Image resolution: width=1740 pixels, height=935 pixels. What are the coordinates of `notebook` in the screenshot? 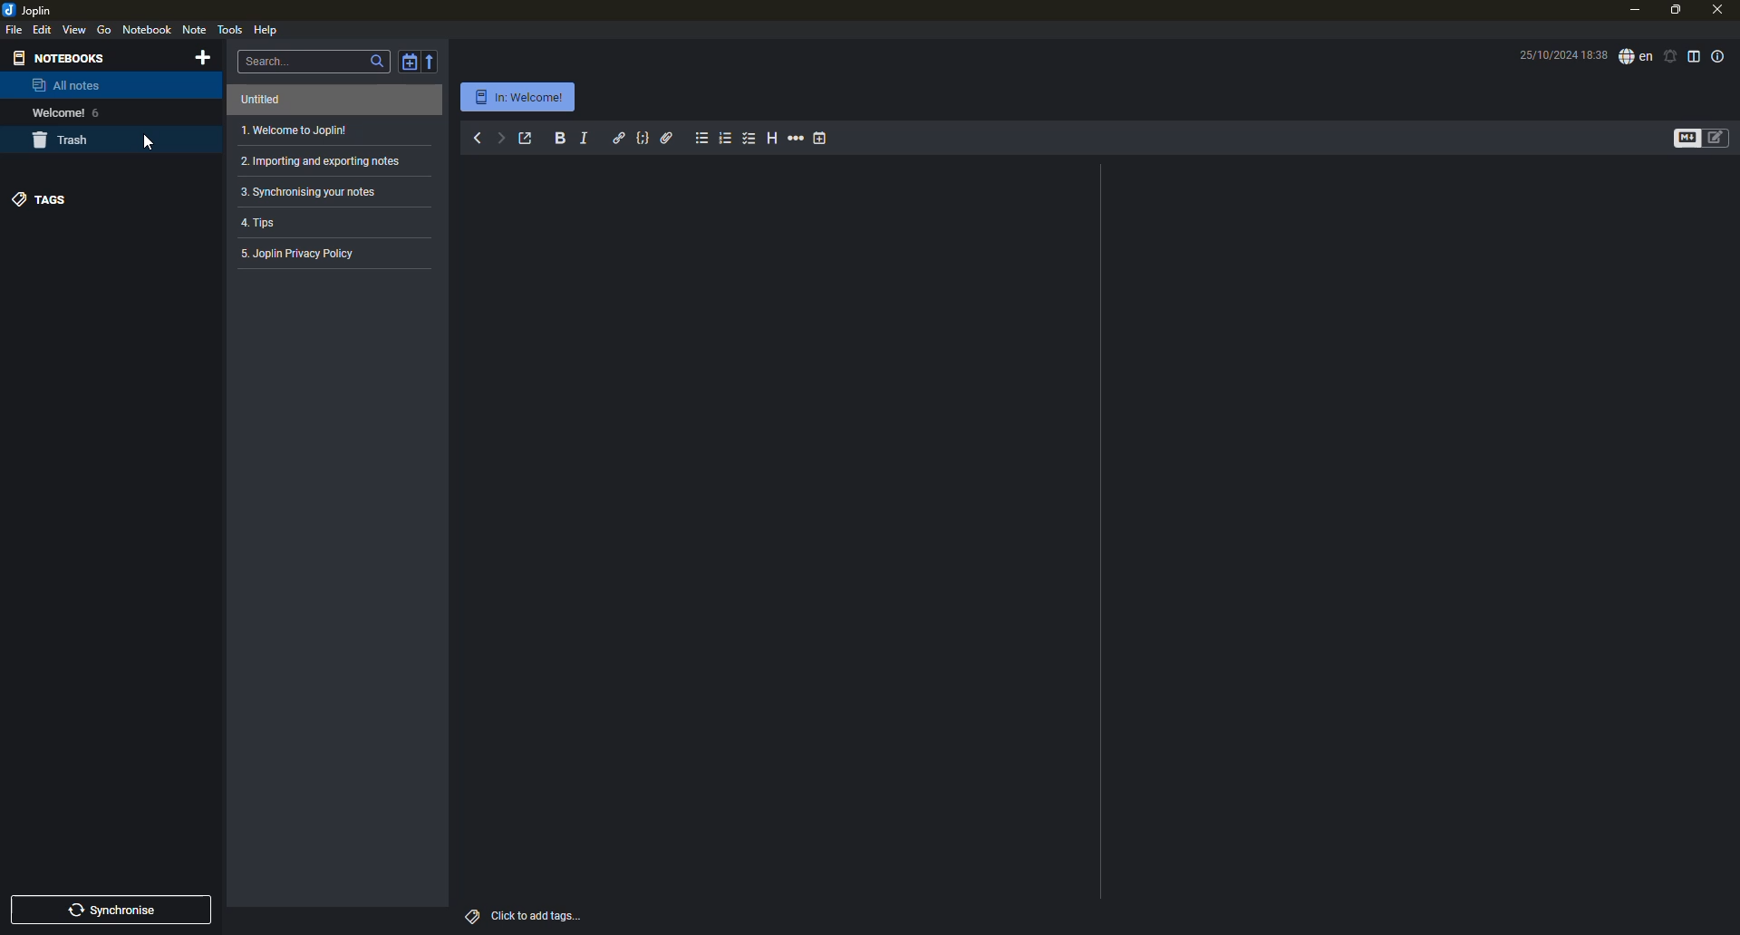 It's located at (148, 29).